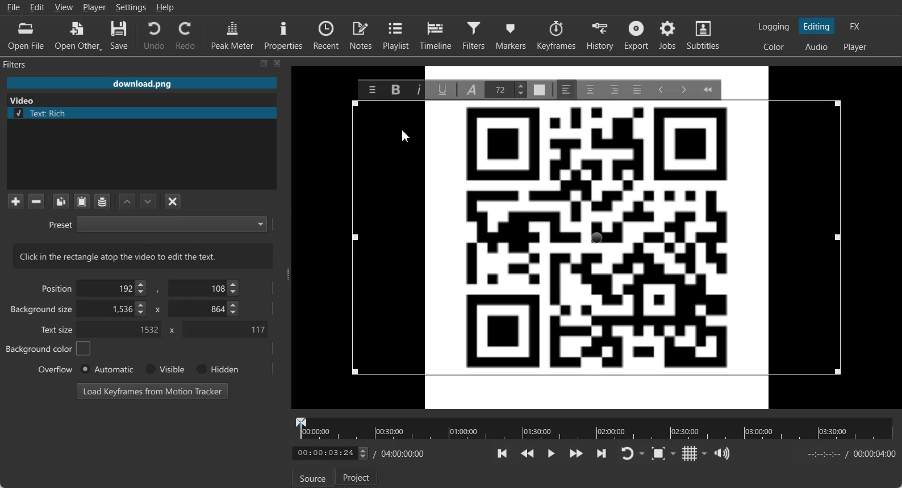 The image size is (902, 488). What do you see at coordinates (36, 201) in the screenshot?
I see `Remove selected Filter` at bounding box center [36, 201].